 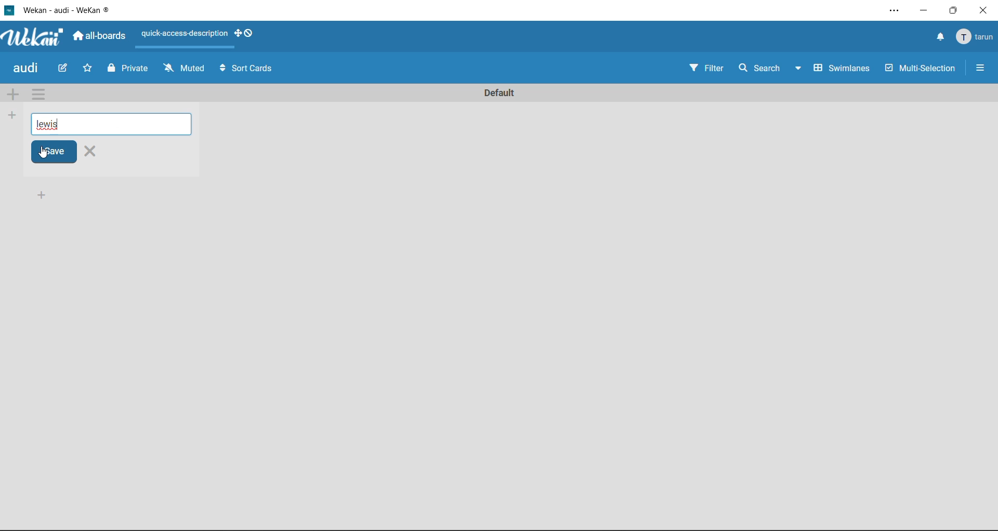 What do you see at coordinates (925, 12) in the screenshot?
I see `minimize` at bounding box center [925, 12].